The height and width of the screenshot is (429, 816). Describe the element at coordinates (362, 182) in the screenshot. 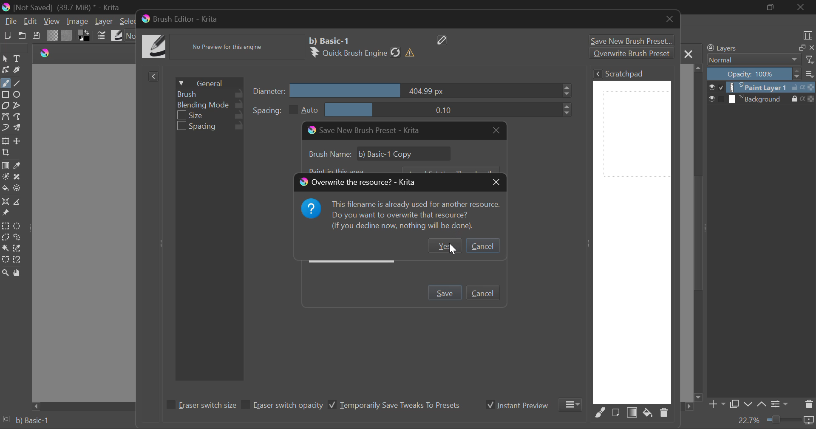

I see `Overwrite the resource?-Krita` at that location.